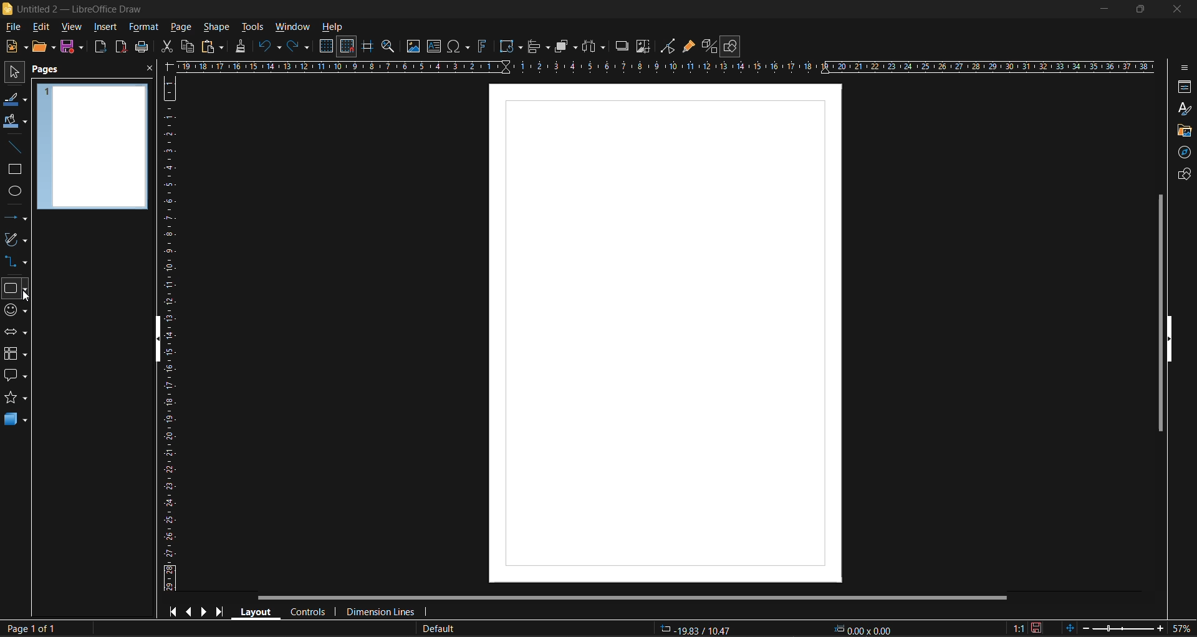  I want to click on page number, so click(29, 629).